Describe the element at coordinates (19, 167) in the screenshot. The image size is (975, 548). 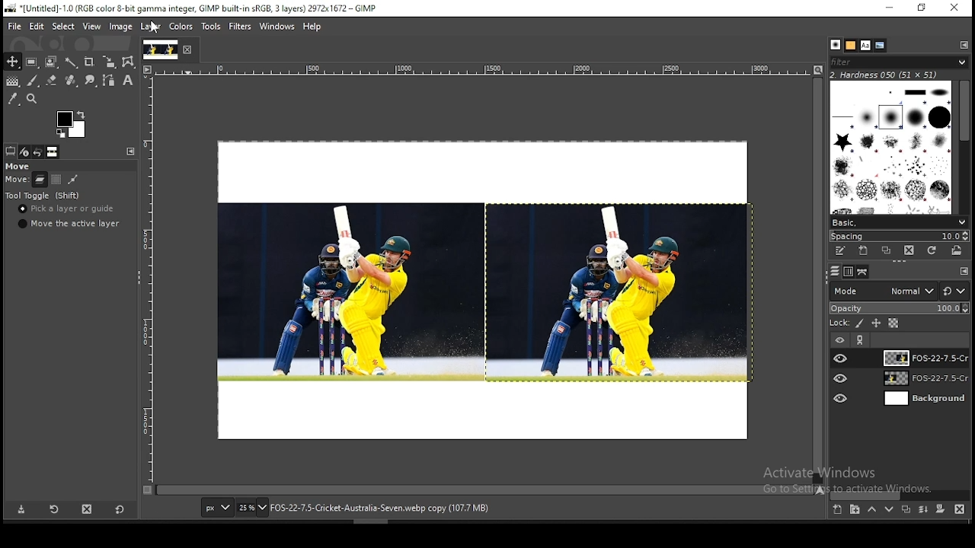
I see `move` at that location.